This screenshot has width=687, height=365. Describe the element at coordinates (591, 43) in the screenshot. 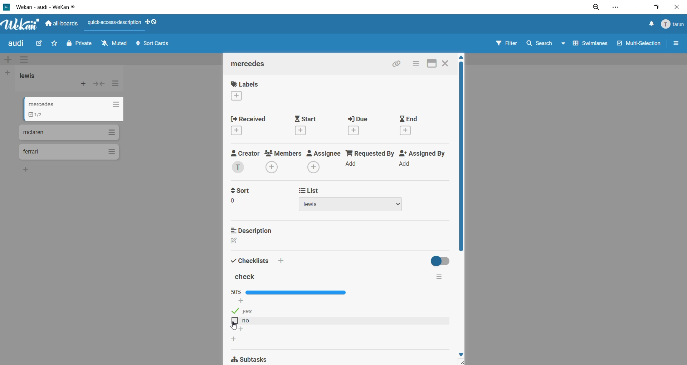

I see `swimlanes` at that location.